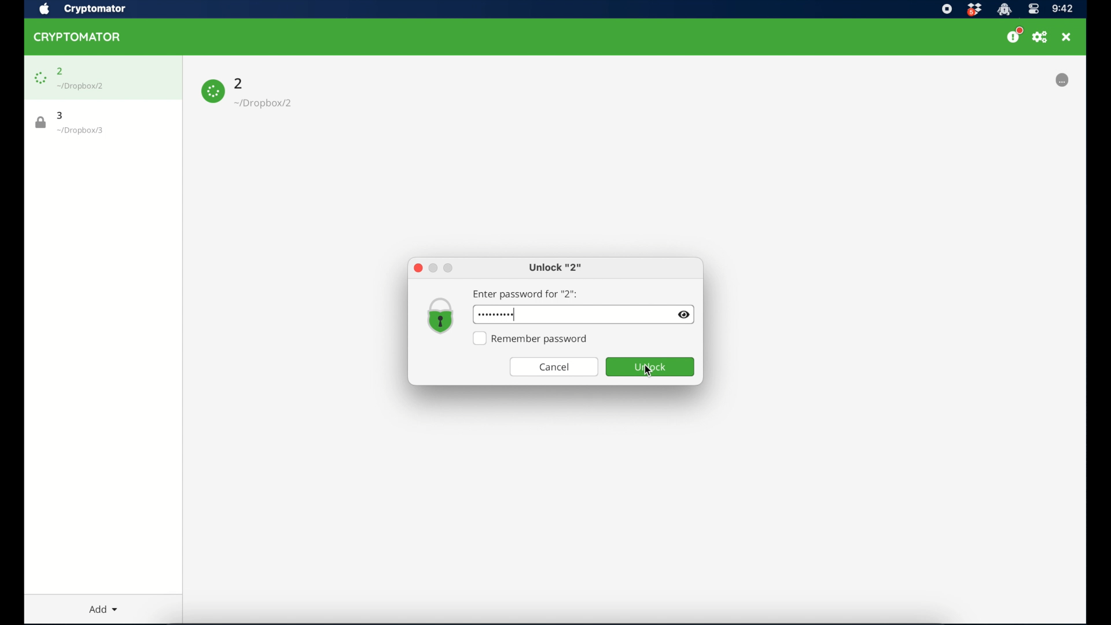  Describe the element at coordinates (45, 9) in the screenshot. I see `apple icon` at that location.